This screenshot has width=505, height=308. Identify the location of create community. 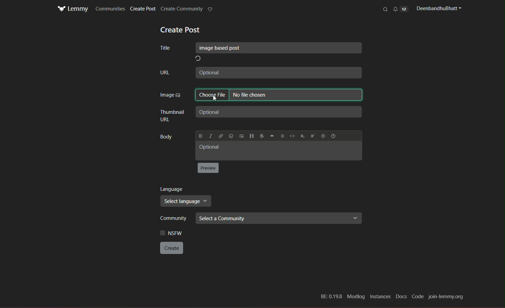
(181, 9).